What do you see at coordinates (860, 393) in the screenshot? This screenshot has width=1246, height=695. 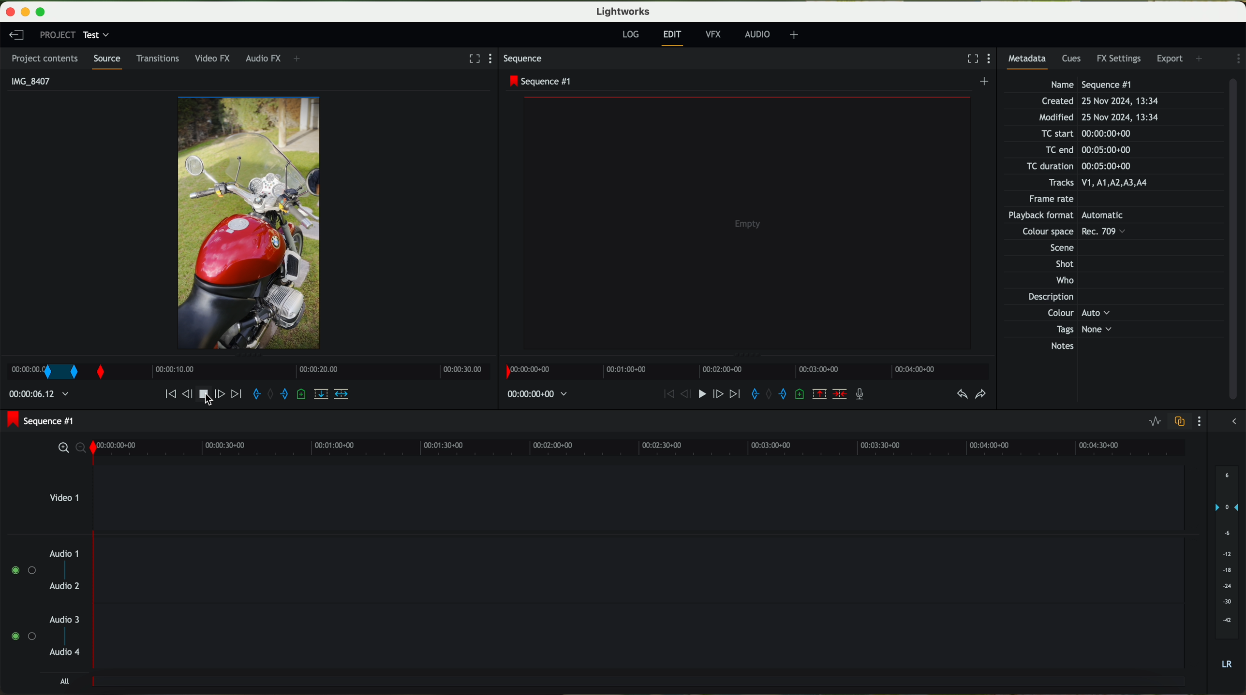 I see `record a voice over` at bounding box center [860, 393].